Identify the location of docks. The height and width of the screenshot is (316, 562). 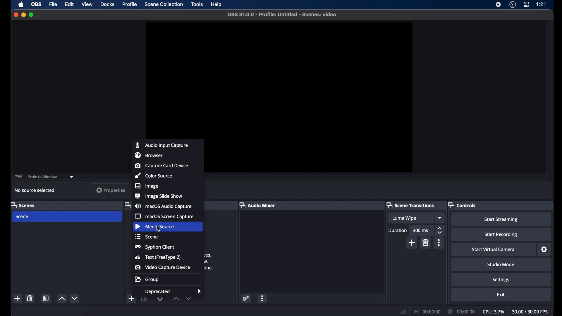
(107, 4).